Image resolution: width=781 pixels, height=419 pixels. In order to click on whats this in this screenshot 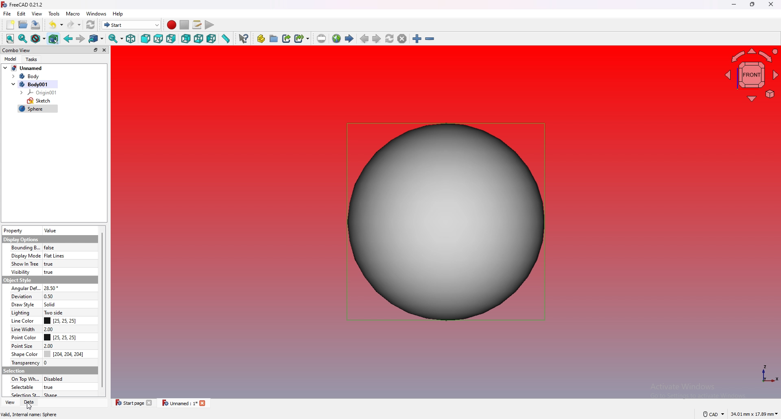, I will do `click(244, 38)`.